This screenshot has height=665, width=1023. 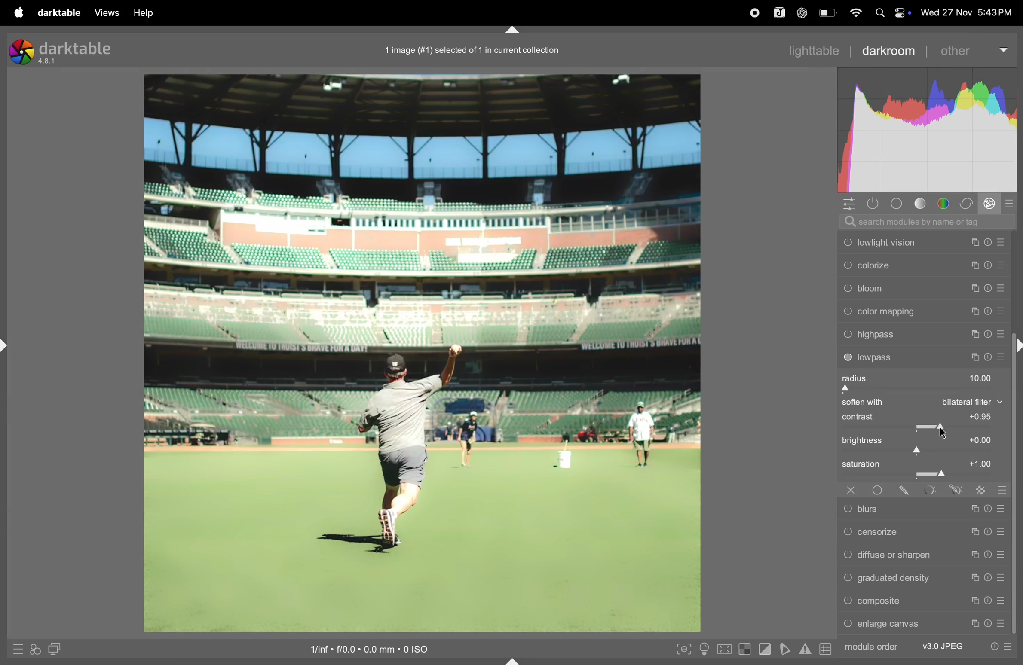 I want to click on shift+ctrl+b, so click(x=513, y=660).